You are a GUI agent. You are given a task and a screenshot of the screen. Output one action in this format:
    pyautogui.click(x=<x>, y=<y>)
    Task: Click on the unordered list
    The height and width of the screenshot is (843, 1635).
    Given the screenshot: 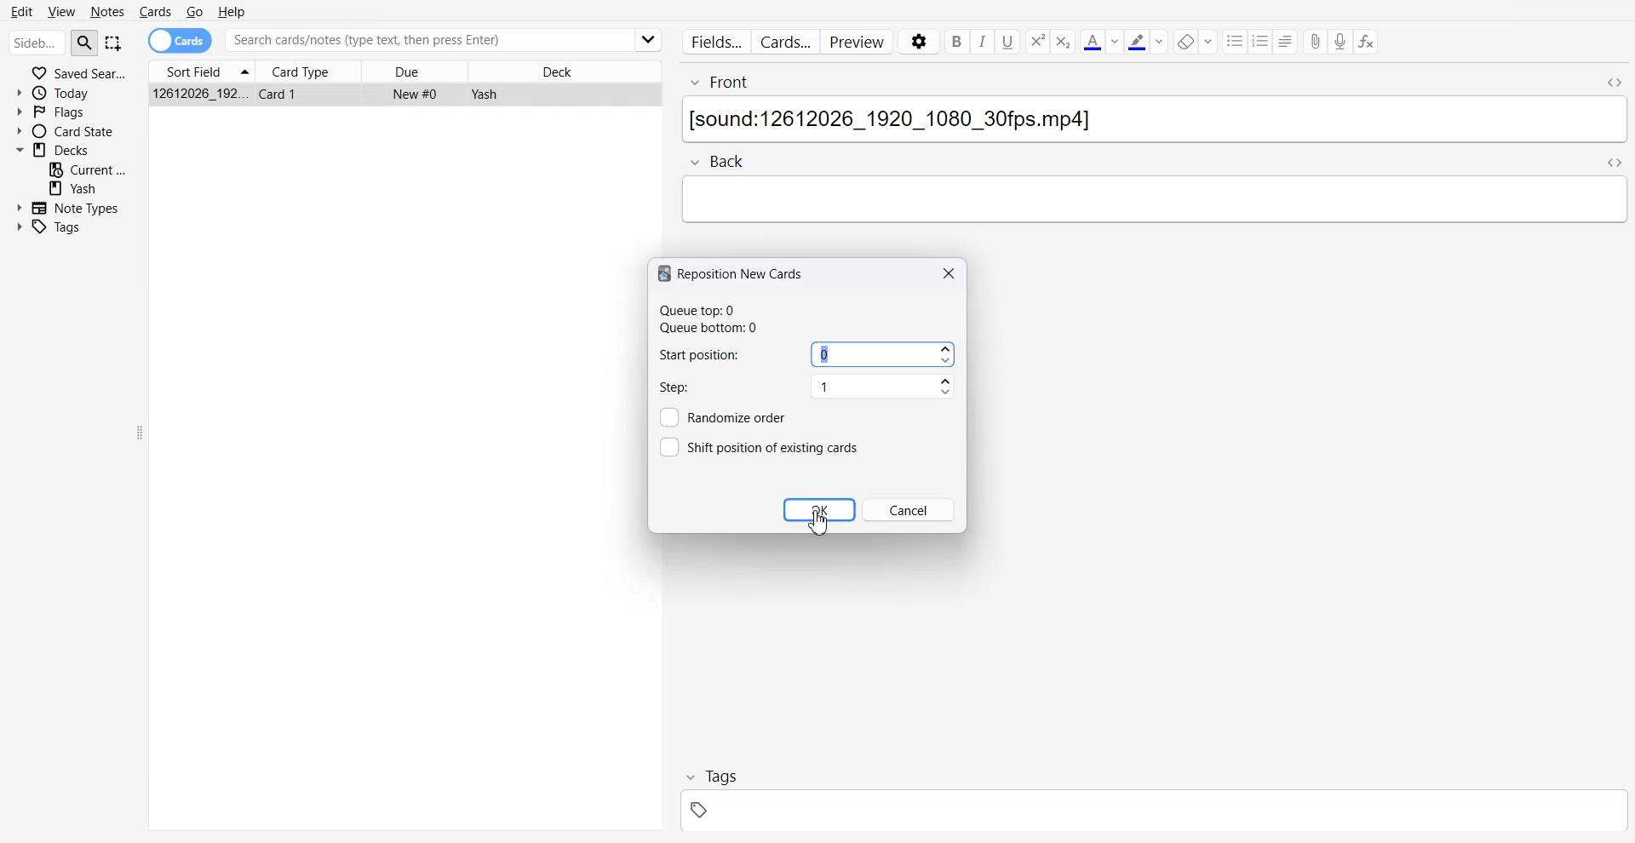 What is the action you would take?
    pyautogui.click(x=1236, y=41)
    